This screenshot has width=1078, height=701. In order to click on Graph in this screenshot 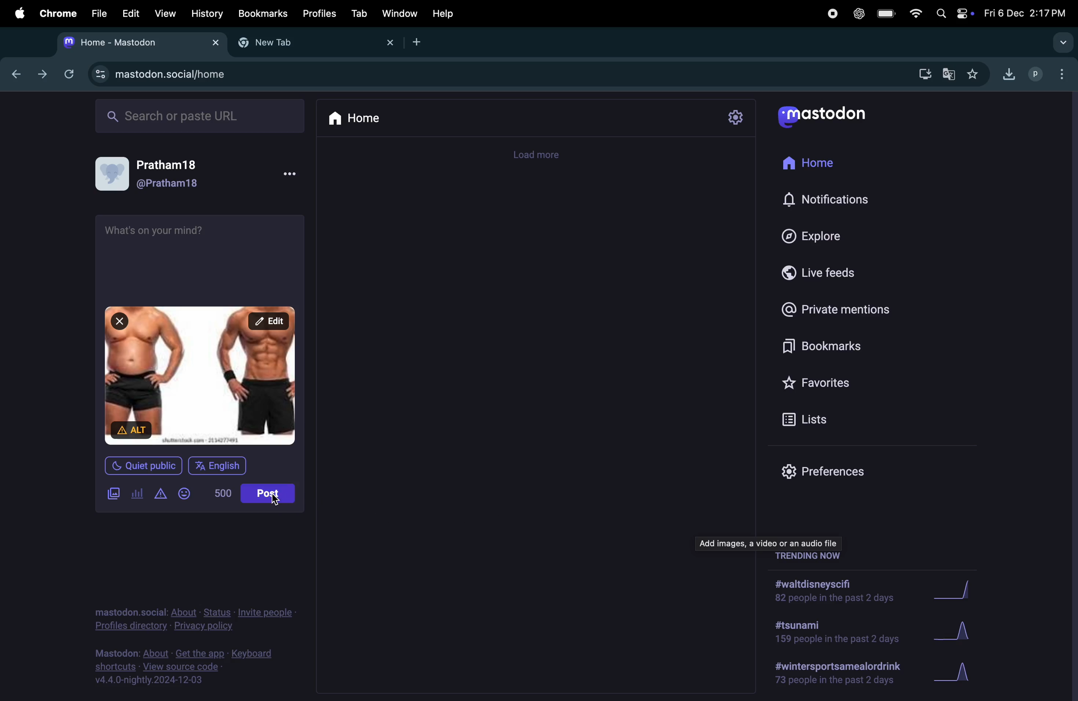, I will do `click(965, 589)`.